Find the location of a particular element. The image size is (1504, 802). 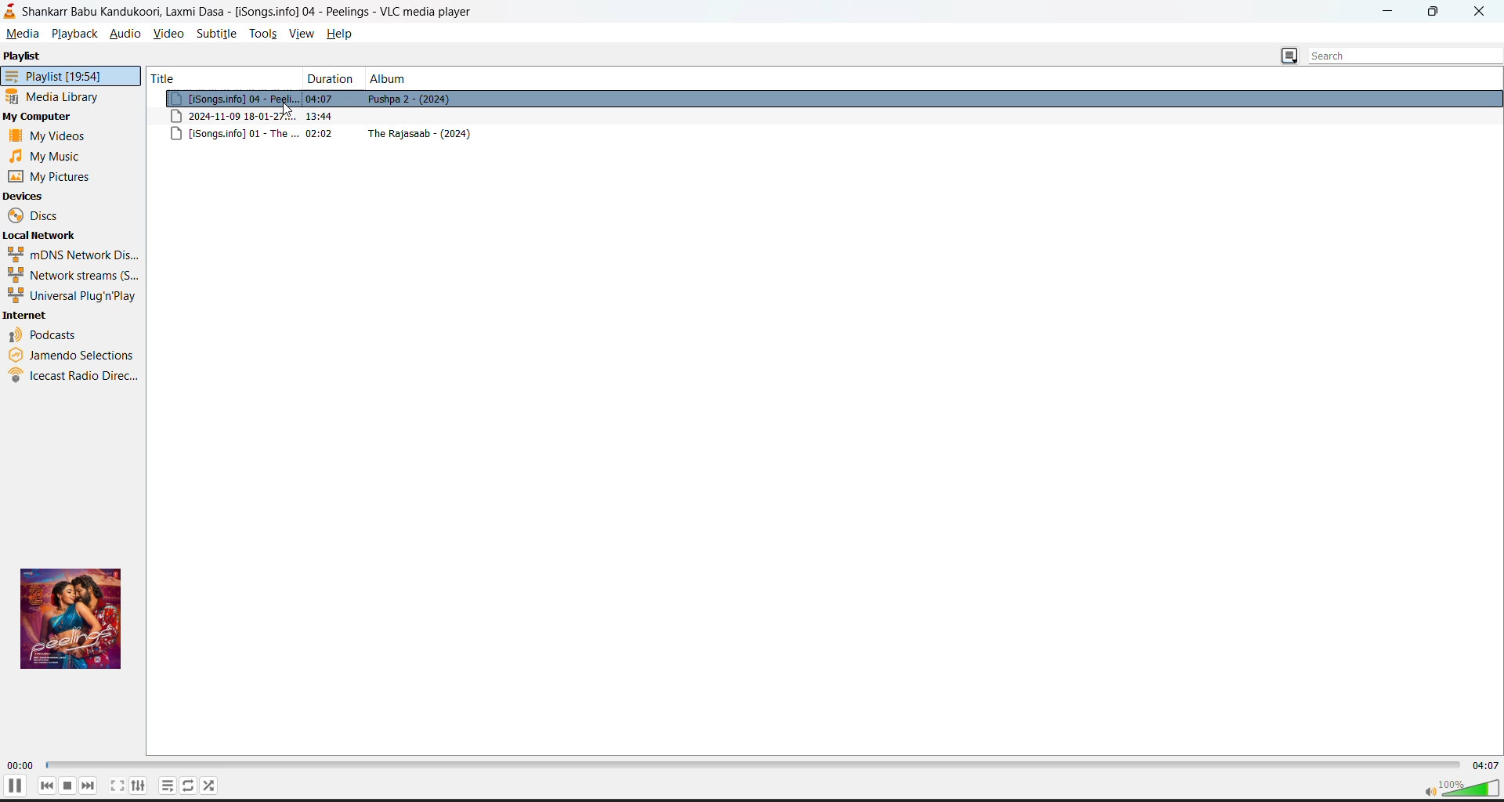

subtitle is located at coordinates (216, 33).